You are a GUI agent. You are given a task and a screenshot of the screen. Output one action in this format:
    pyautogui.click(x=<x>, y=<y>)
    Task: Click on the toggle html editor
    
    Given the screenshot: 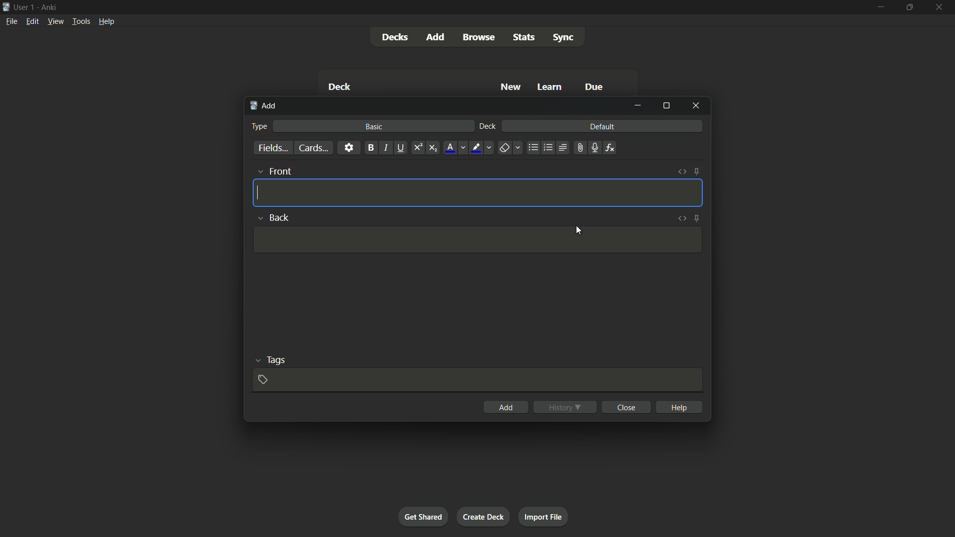 What is the action you would take?
    pyautogui.click(x=682, y=172)
    